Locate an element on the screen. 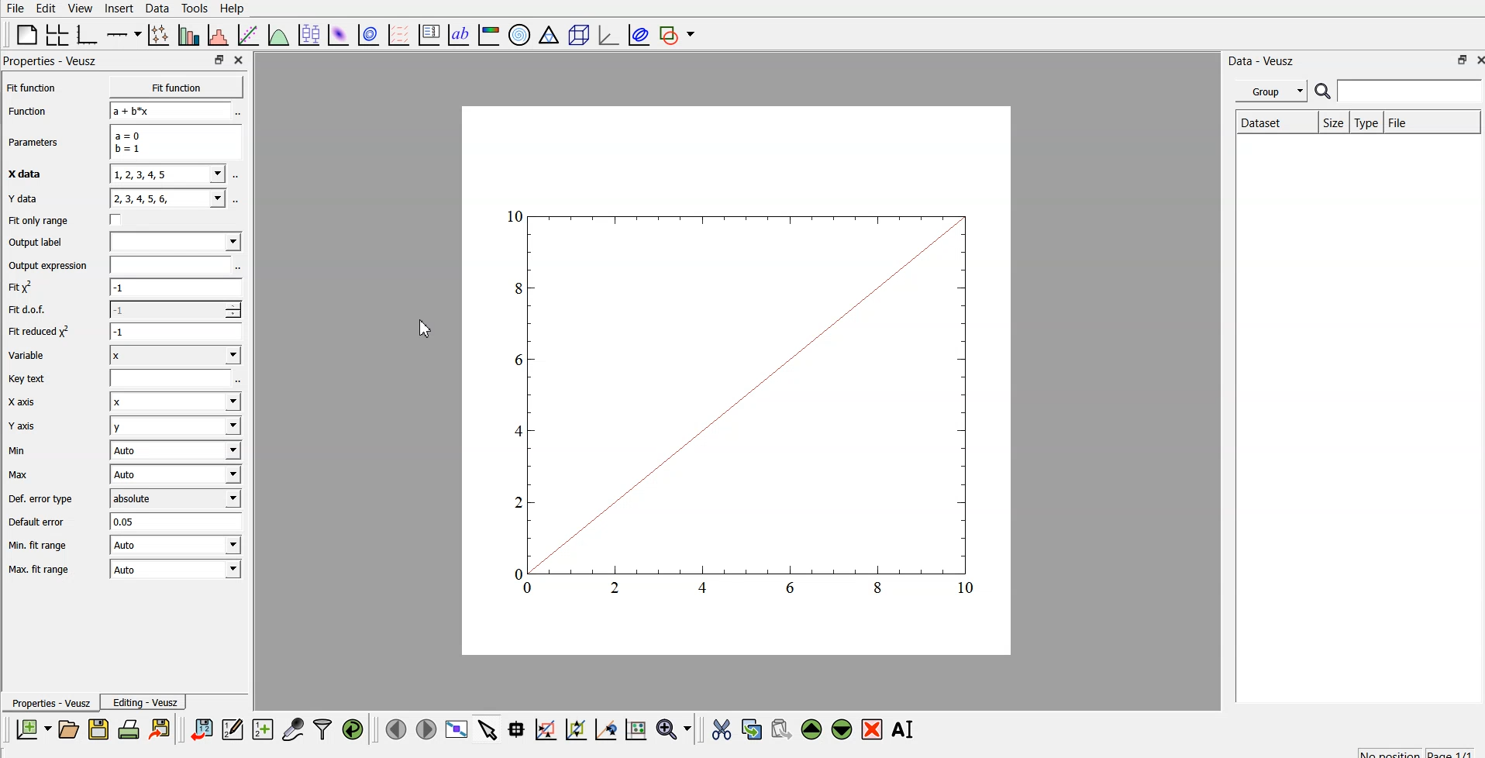  3d scene is located at coordinates (579, 36).